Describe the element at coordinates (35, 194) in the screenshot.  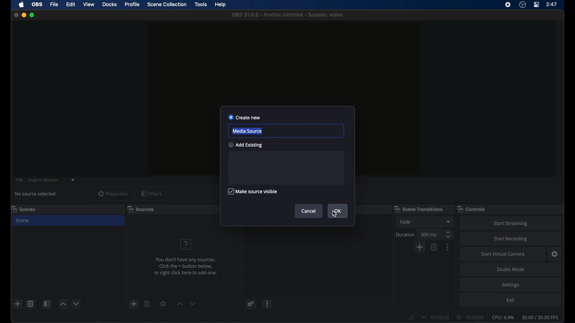
I see `no source selected` at that location.